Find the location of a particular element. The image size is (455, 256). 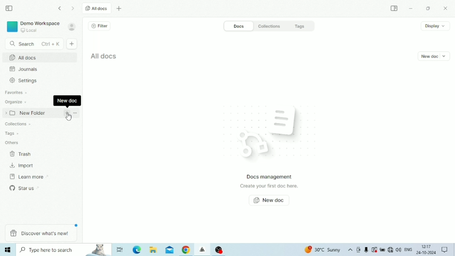

Go back is located at coordinates (61, 8).